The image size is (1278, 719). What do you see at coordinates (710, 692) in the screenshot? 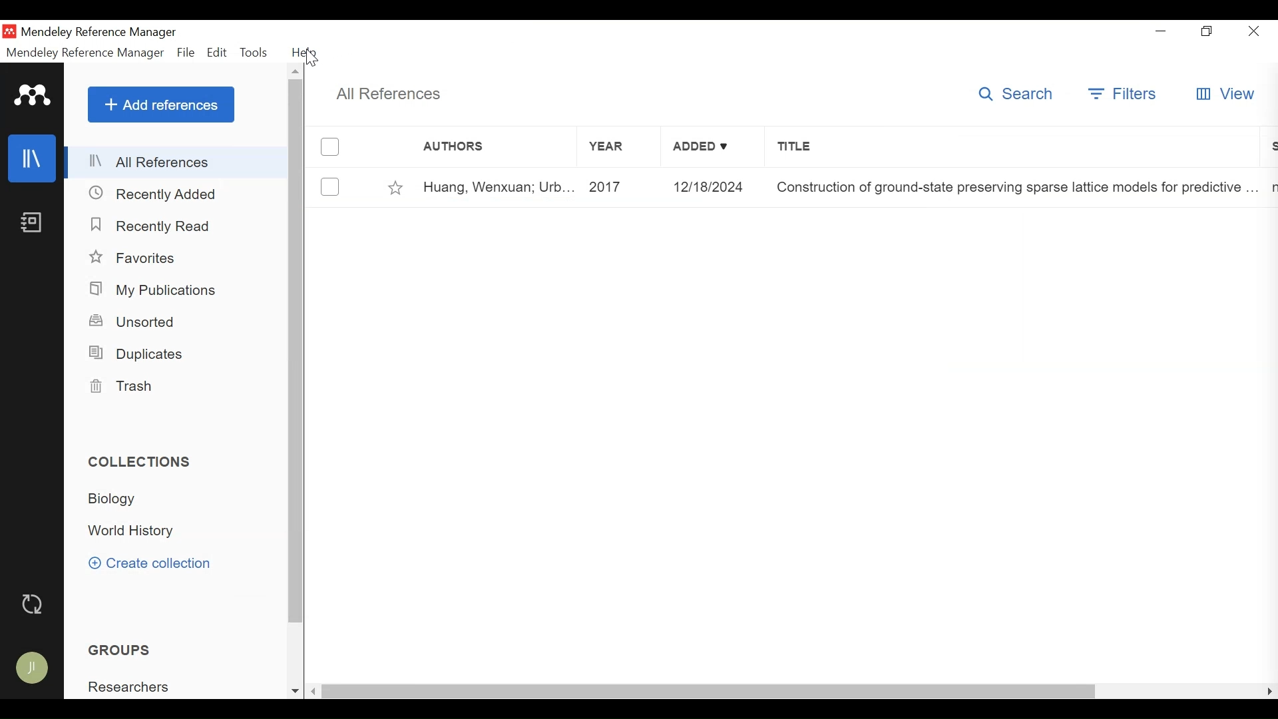
I see `Vertical Scroll bar` at bounding box center [710, 692].